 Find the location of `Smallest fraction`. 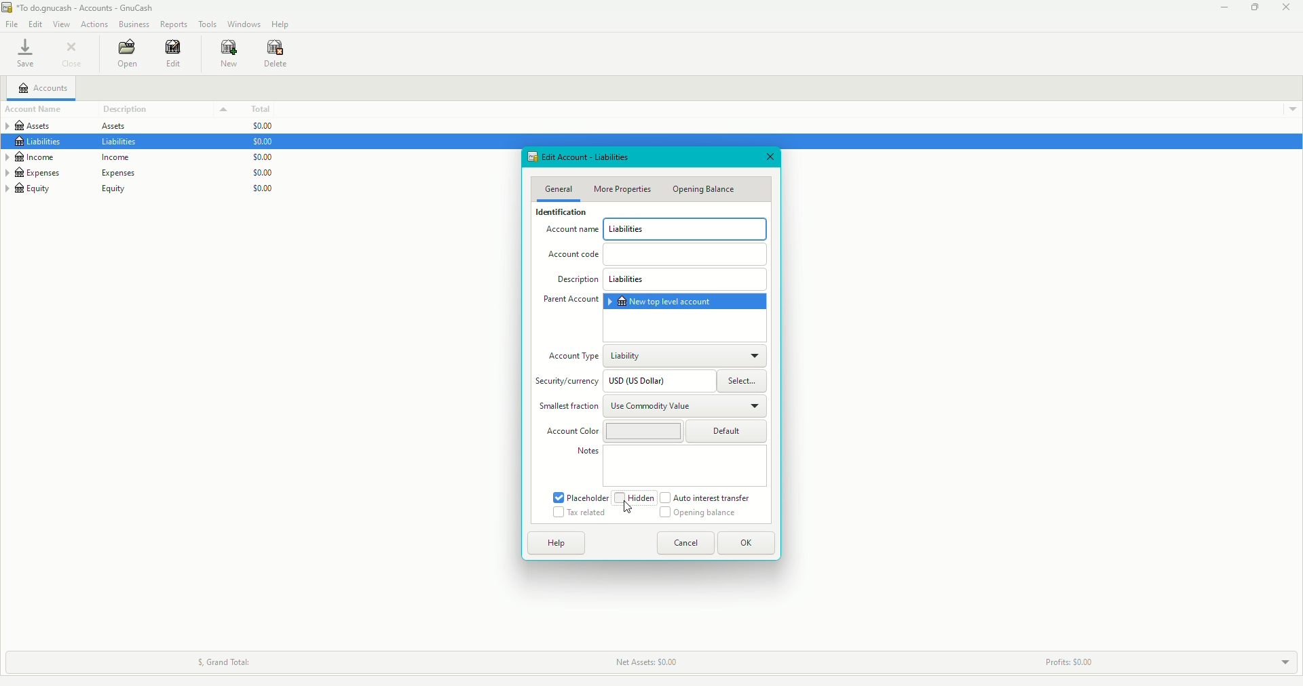

Smallest fraction is located at coordinates (568, 407).